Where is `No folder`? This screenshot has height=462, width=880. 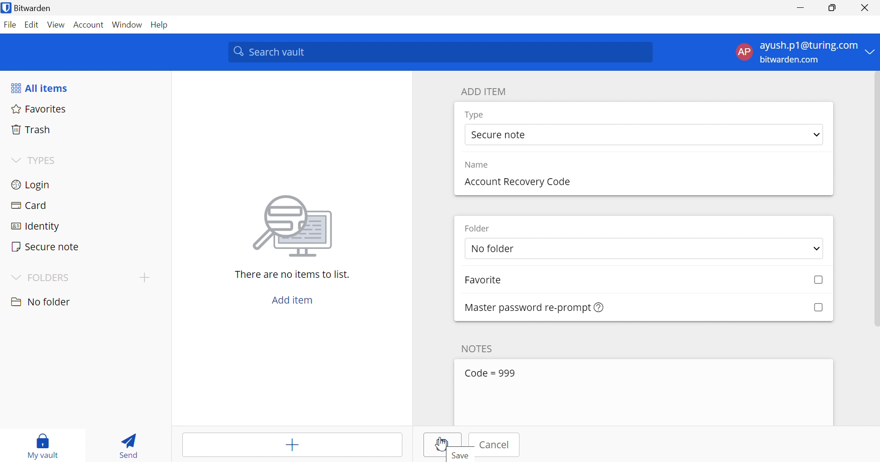
No folder is located at coordinates (535, 249).